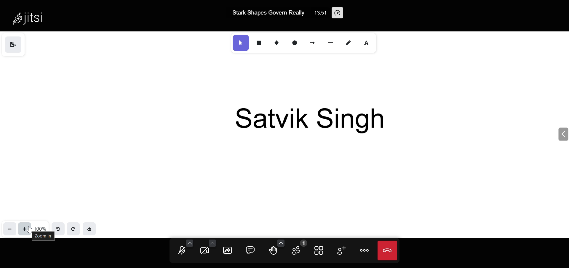 The image size is (569, 268). Describe the element at coordinates (321, 13) in the screenshot. I see `13:51` at that location.